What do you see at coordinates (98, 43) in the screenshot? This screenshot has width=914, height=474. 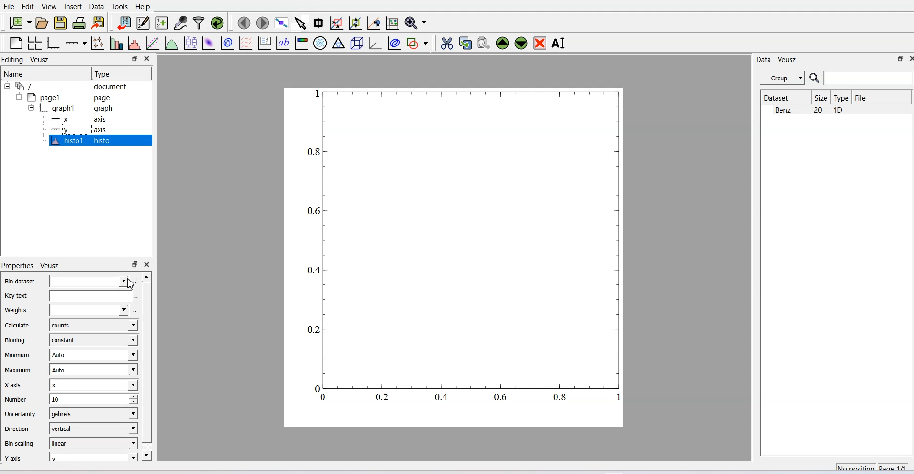 I see `Plot points with lines and errorbars` at bounding box center [98, 43].